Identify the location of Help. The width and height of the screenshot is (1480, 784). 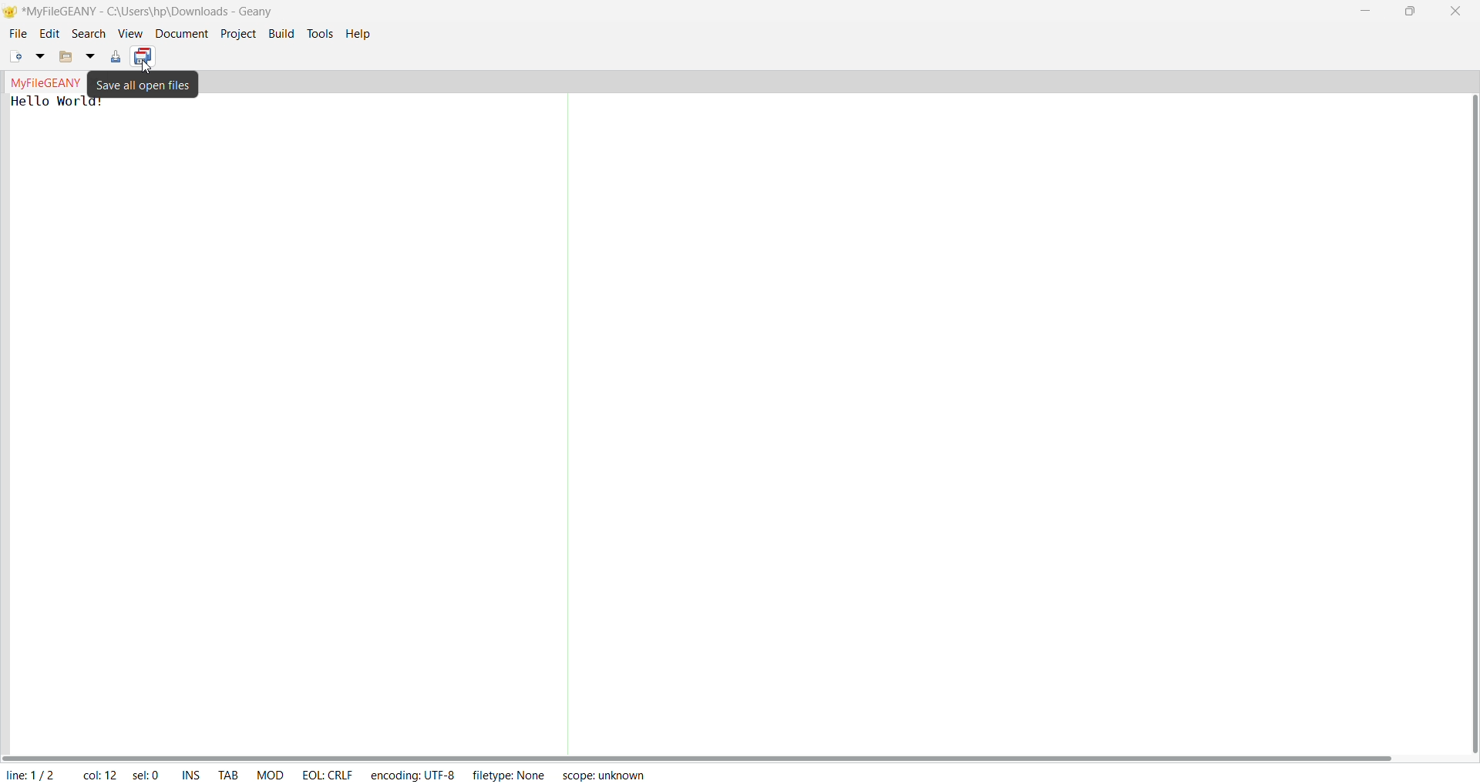
(358, 35).